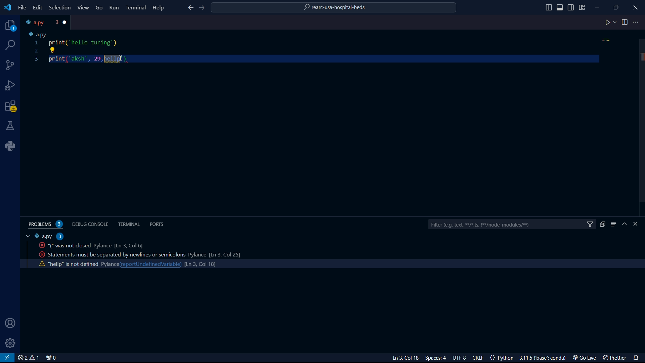 This screenshot has height=363, width=645. I want to click on back, so click(190, 8).